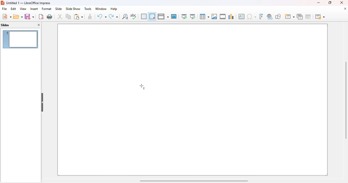  Describe the element at coordinates (42, 102) in the screenshot. I see `hide` at that location.